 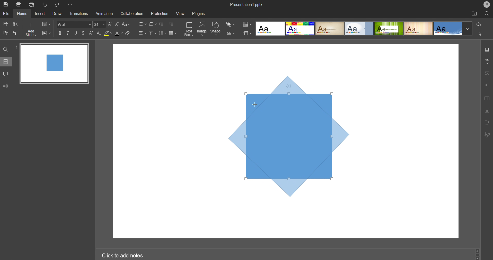 What do you see at coordinates (487, 98) in the screenshot?
I see `Table` at bounding box center [487, 98].